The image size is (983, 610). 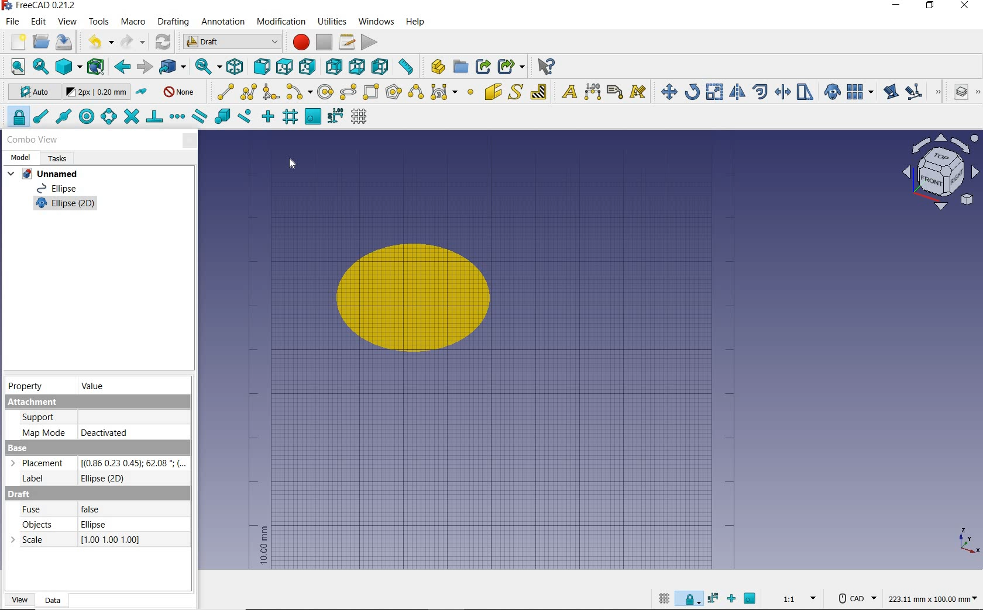 I want to click on snap working plane, so click(x=312, y=117).